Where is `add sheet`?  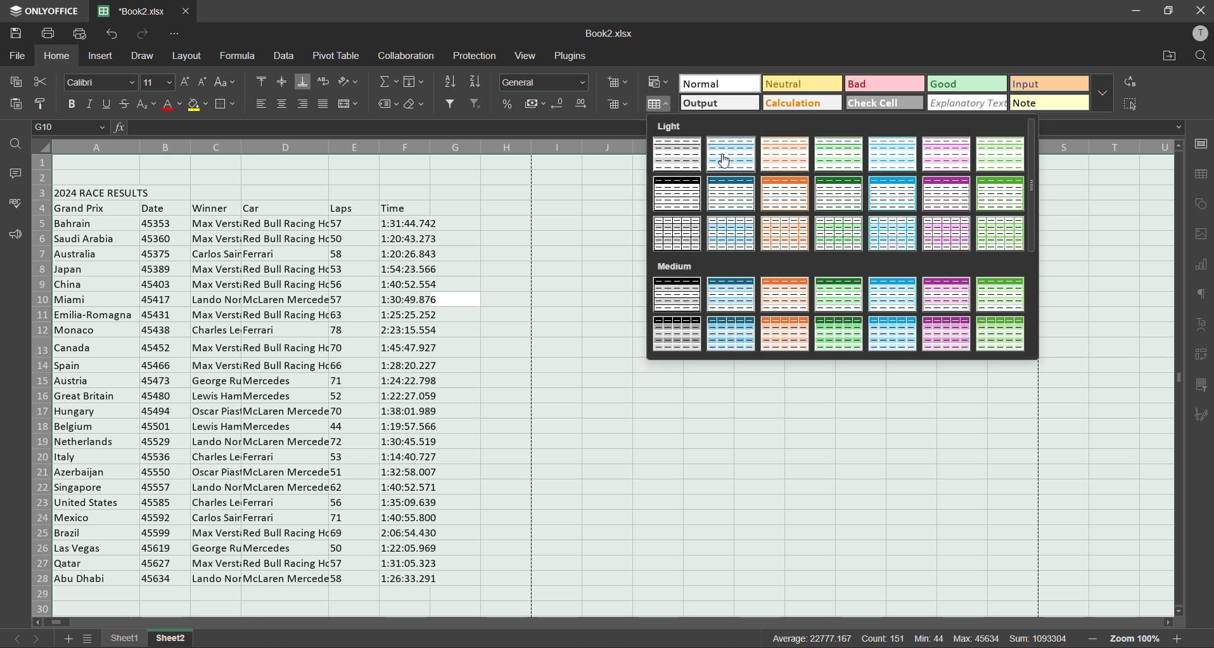
add sheet is located at coordinates (72, 639).